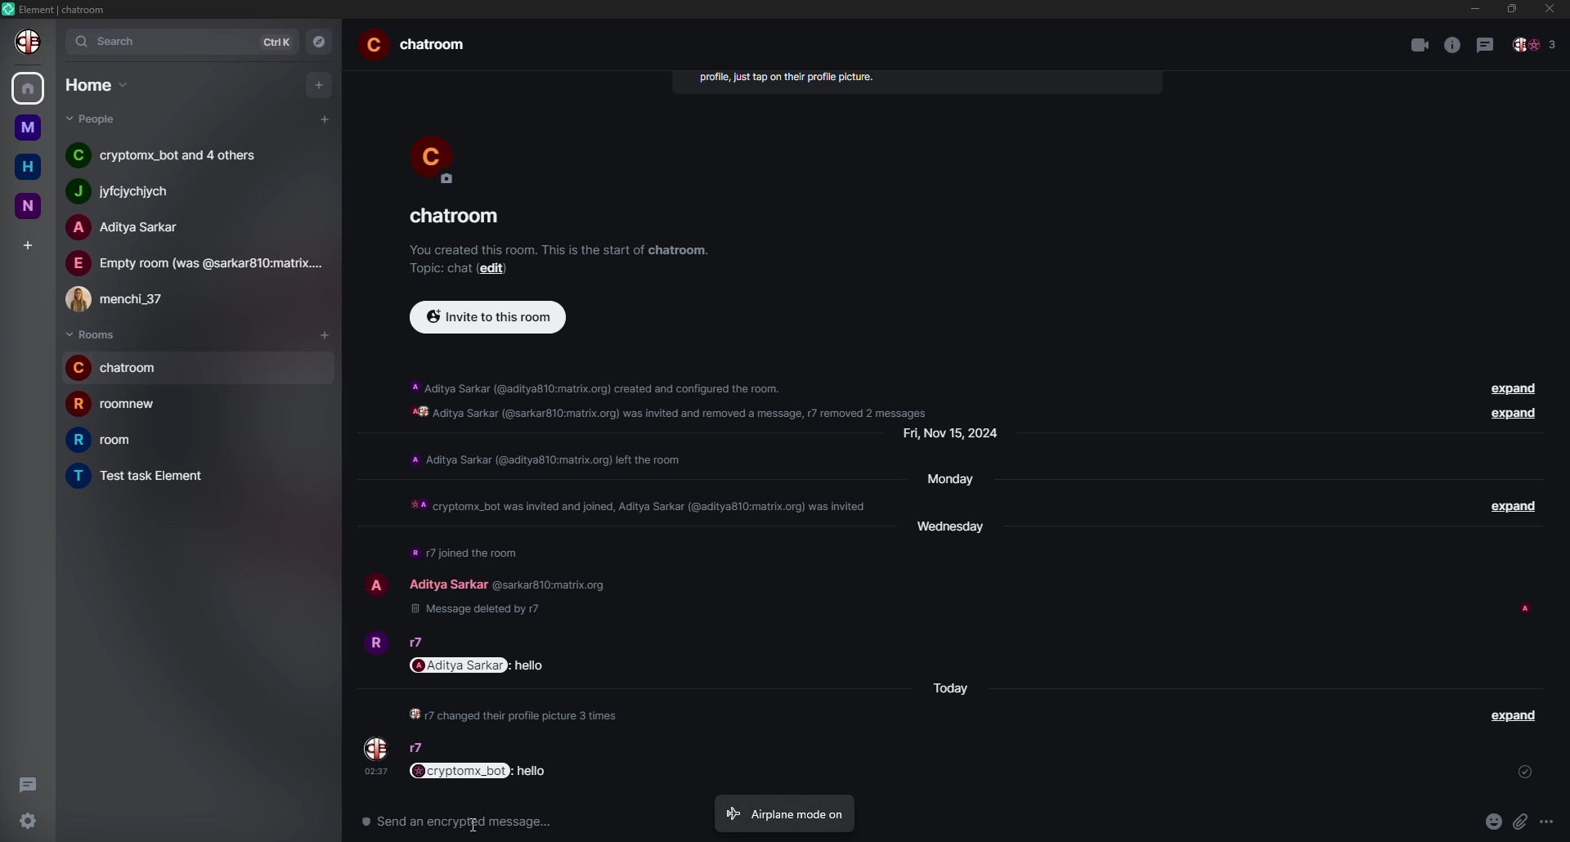 This screenshot has height=842, width=1570. Describe the element at coordinates (1492, 821) in the screenshot. I see `emoji` at that location.